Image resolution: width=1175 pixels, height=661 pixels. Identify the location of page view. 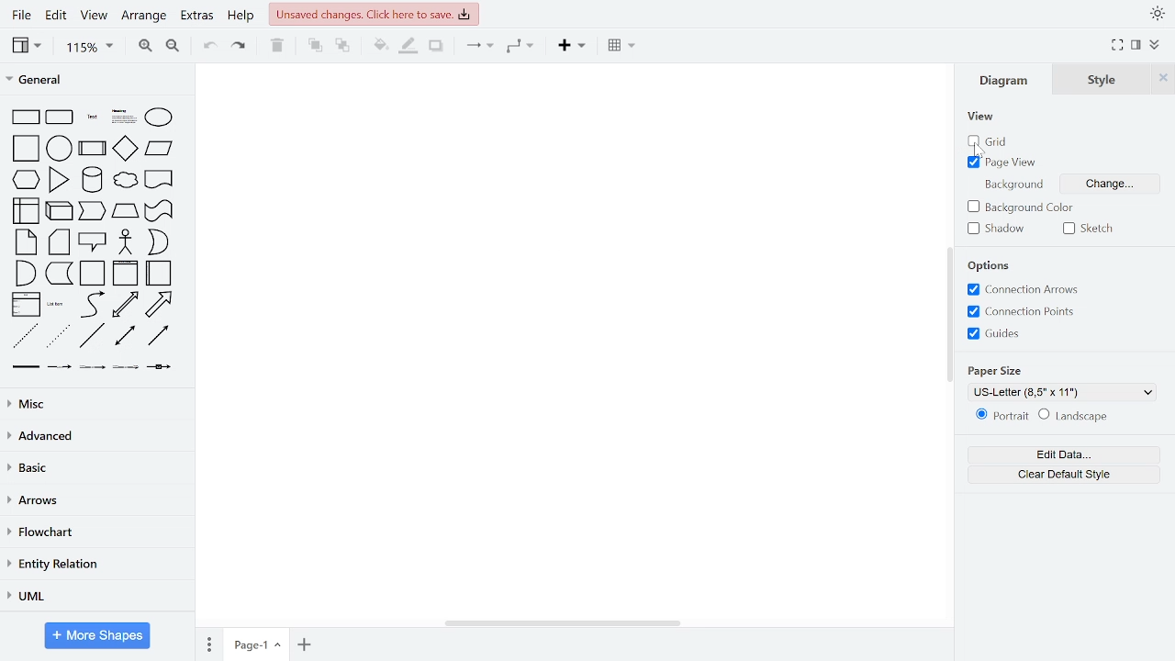
(1002, 162).